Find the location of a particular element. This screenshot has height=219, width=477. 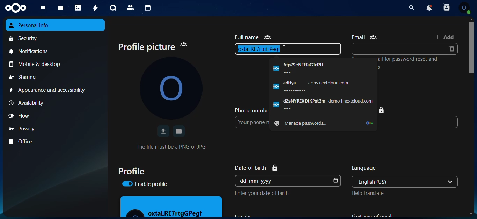

availability is located at coordinates (54, 103).